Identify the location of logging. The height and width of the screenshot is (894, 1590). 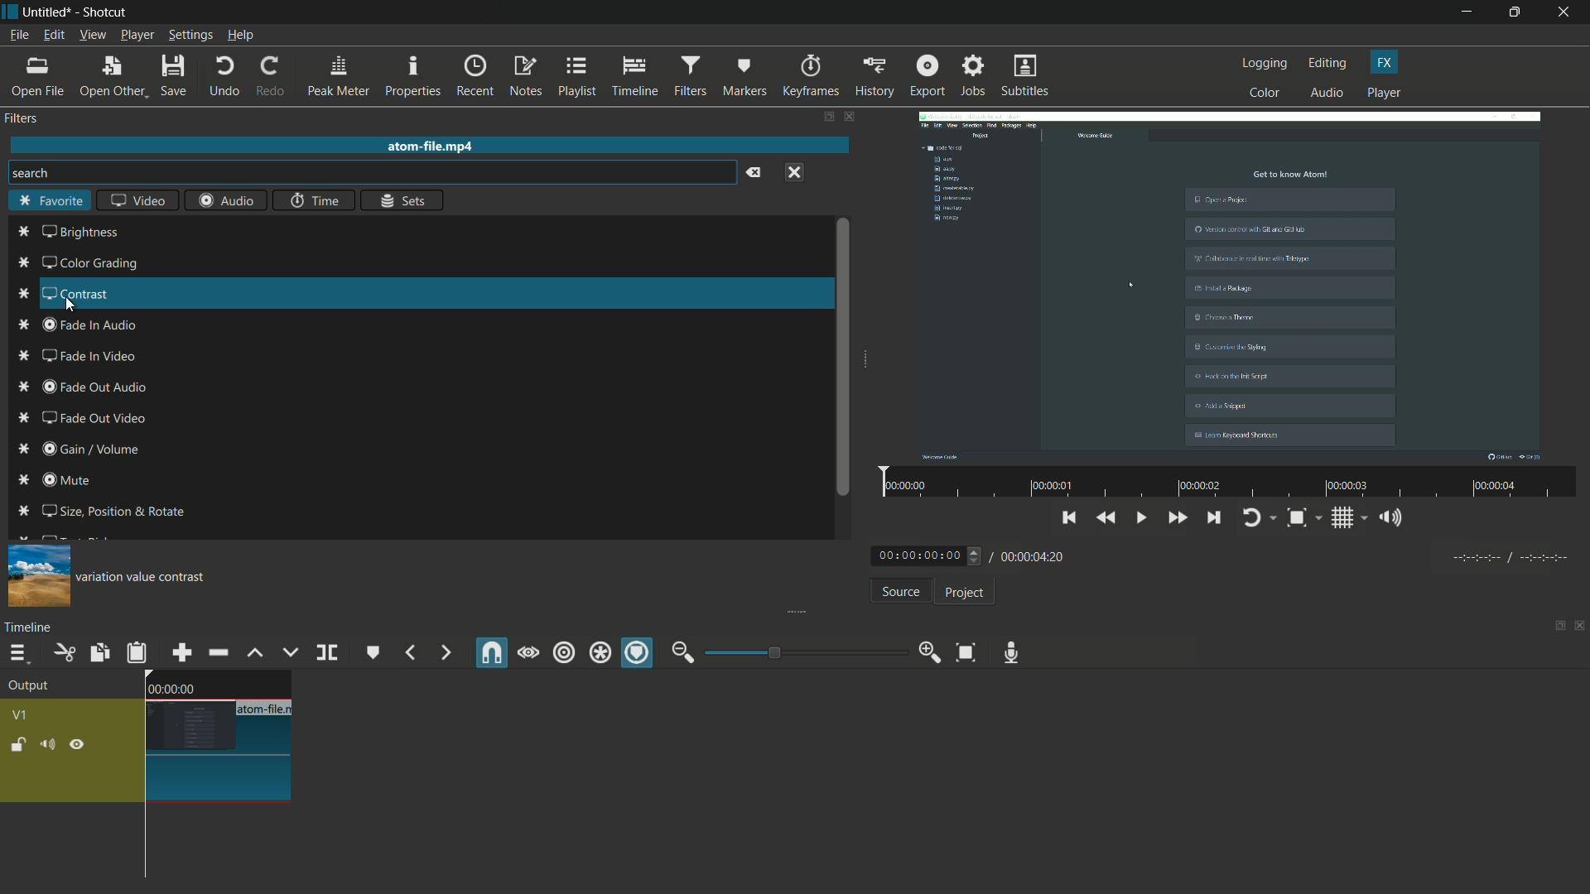
(1265, 63).